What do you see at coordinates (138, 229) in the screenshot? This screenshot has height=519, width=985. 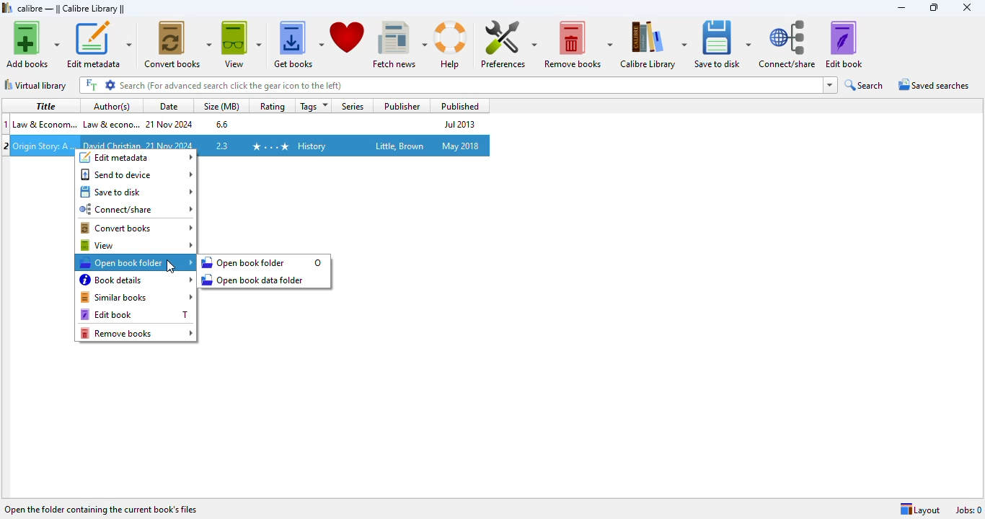 I see `convert books` at bounding box center [138, 229].